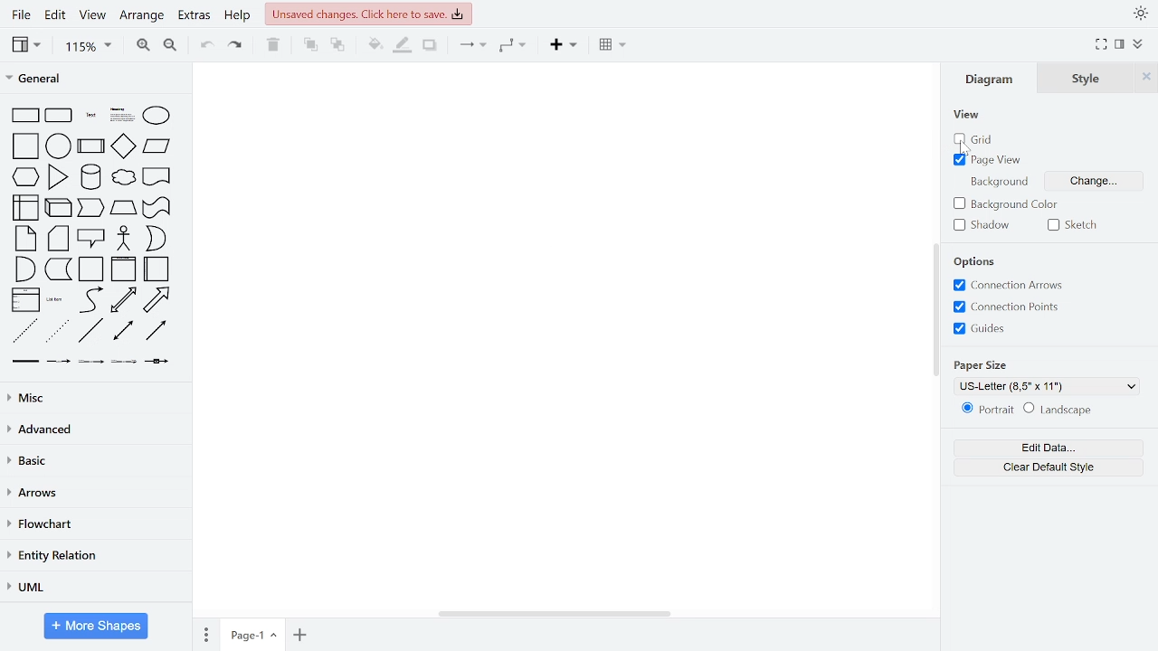 This screenshot has width=1158, height=651. Describe the element at coordinates (156, 298) in the screenshot. I see `arrow` at that location.